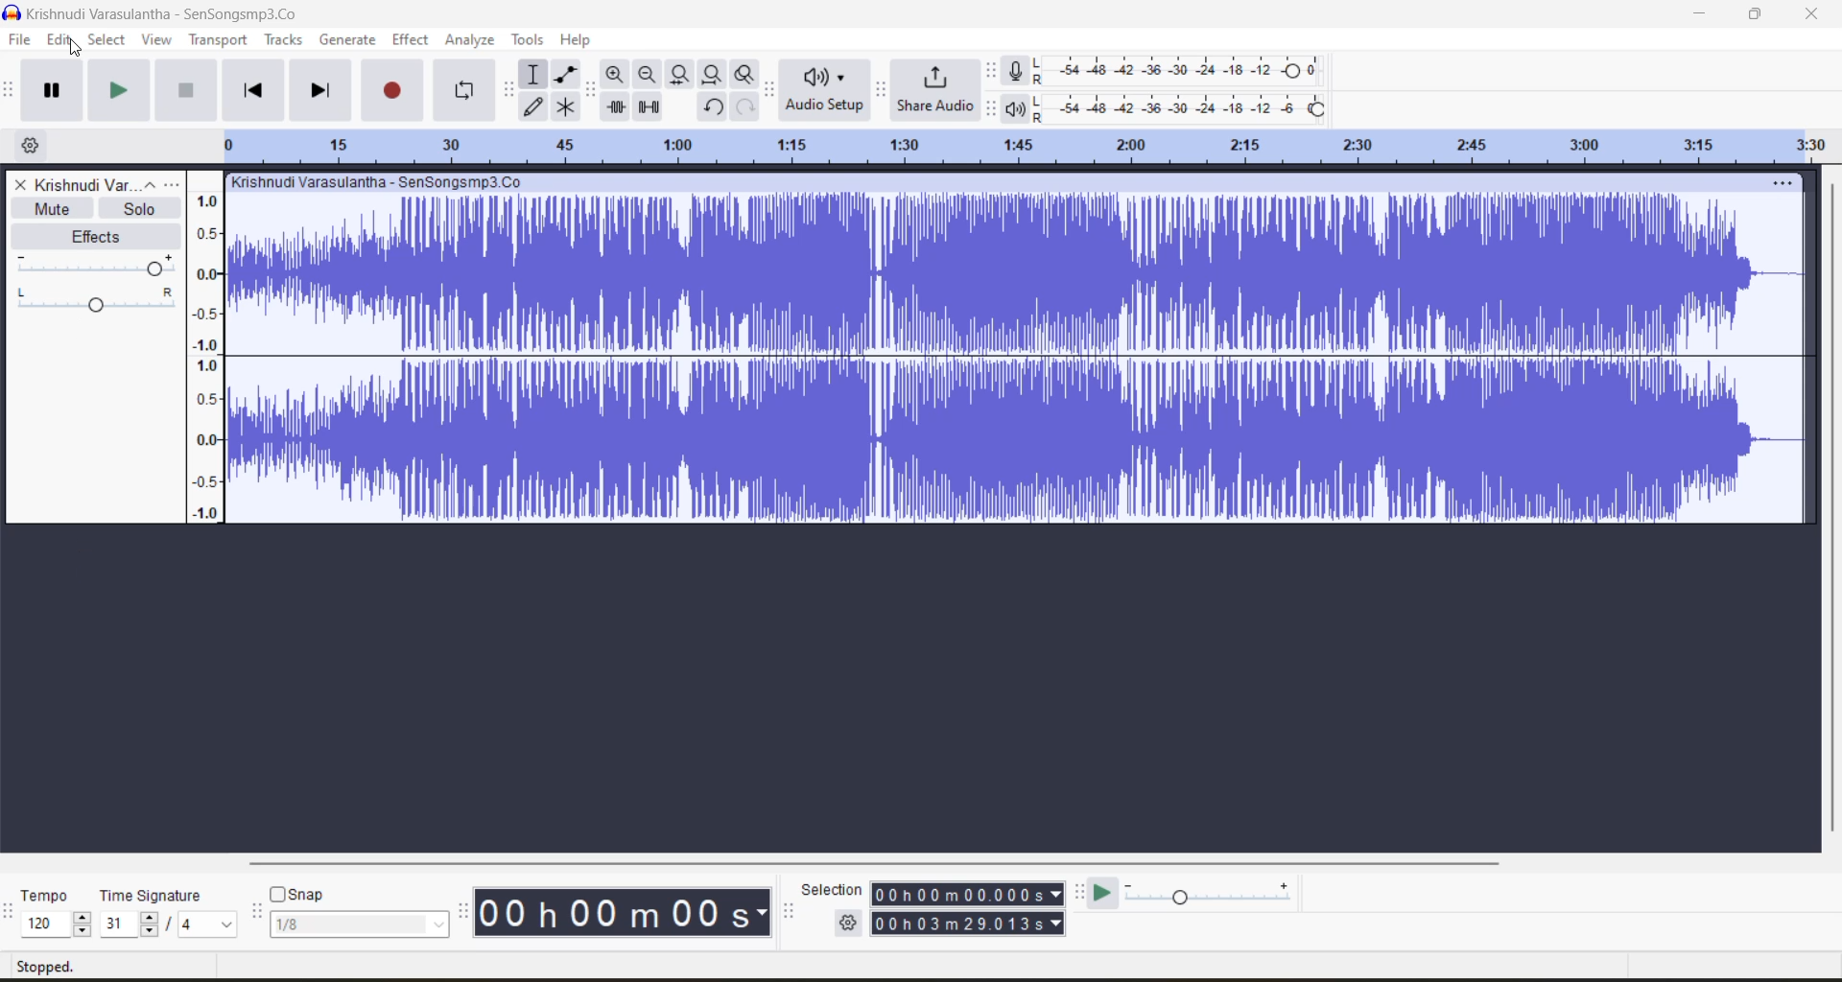 The image size is (1842, 982). Describe the element at coordinates (473, 41) in the screenshot. I see `analyze` at that location.